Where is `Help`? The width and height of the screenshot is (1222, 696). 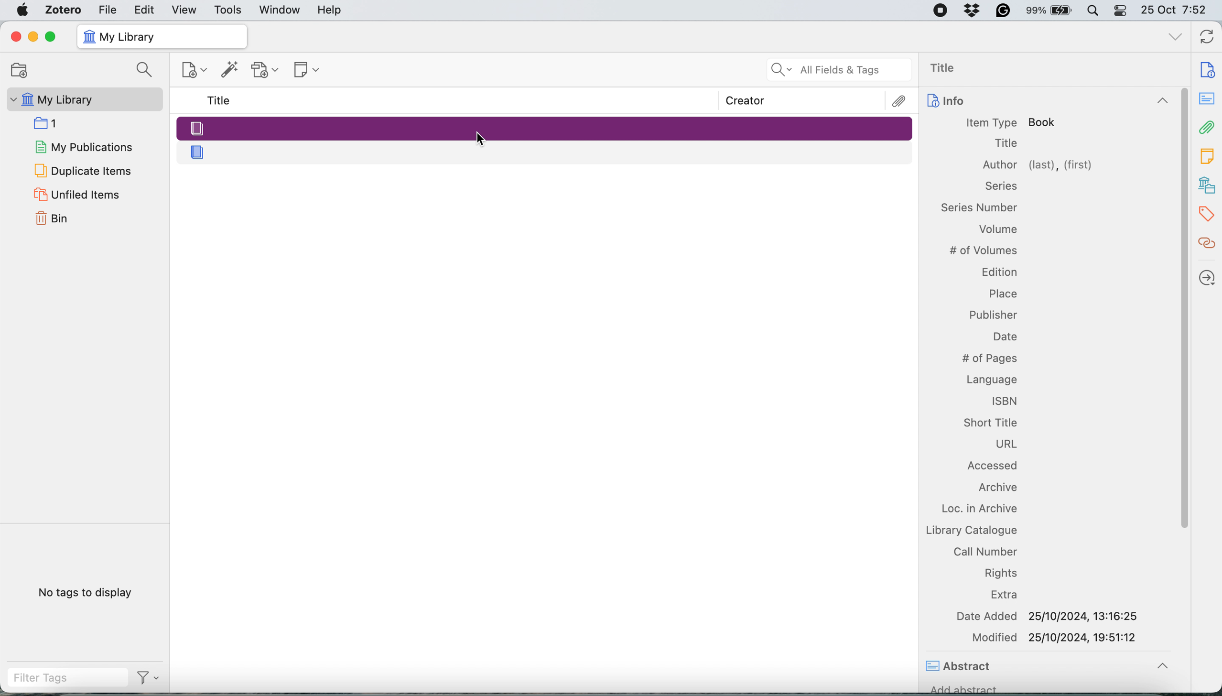
Help is located at coordinates (329, 10).